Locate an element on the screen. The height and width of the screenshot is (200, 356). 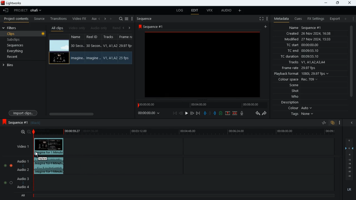
transitions is located at coordinates (59, 17).